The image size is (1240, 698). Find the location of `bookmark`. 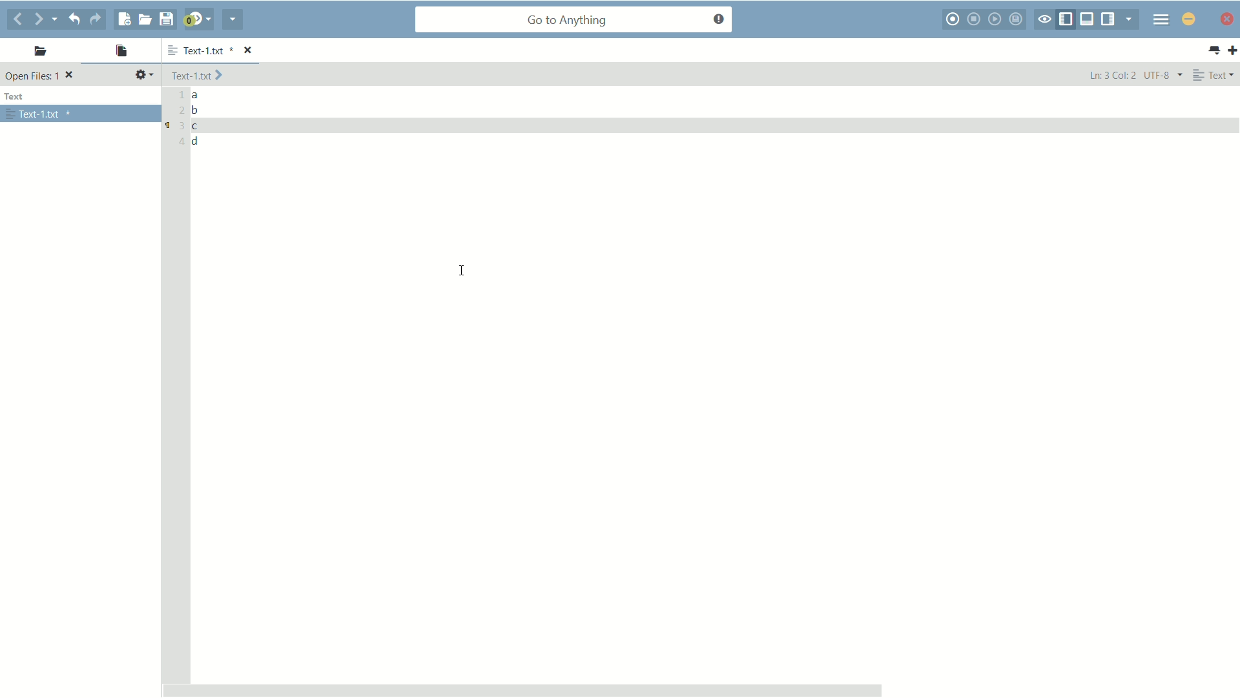

bookmark is located at coordinates (162, 125).